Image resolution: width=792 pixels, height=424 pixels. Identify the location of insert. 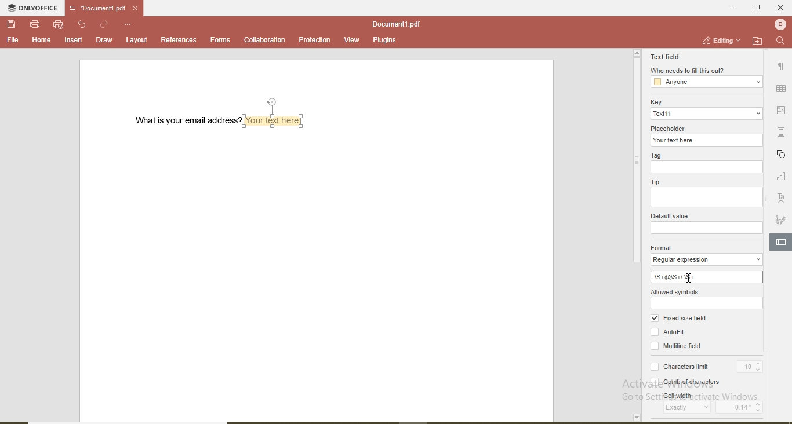
(74, 41).